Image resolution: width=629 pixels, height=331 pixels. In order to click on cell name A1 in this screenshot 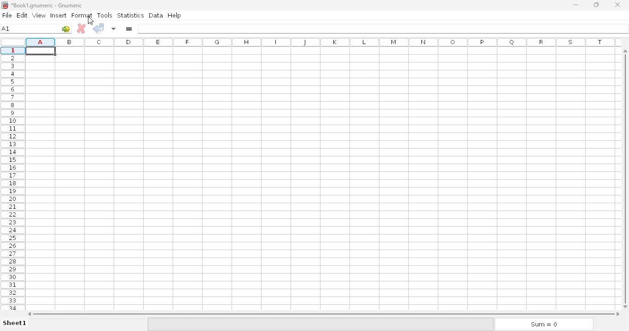, I will do `click(6, 29)`.